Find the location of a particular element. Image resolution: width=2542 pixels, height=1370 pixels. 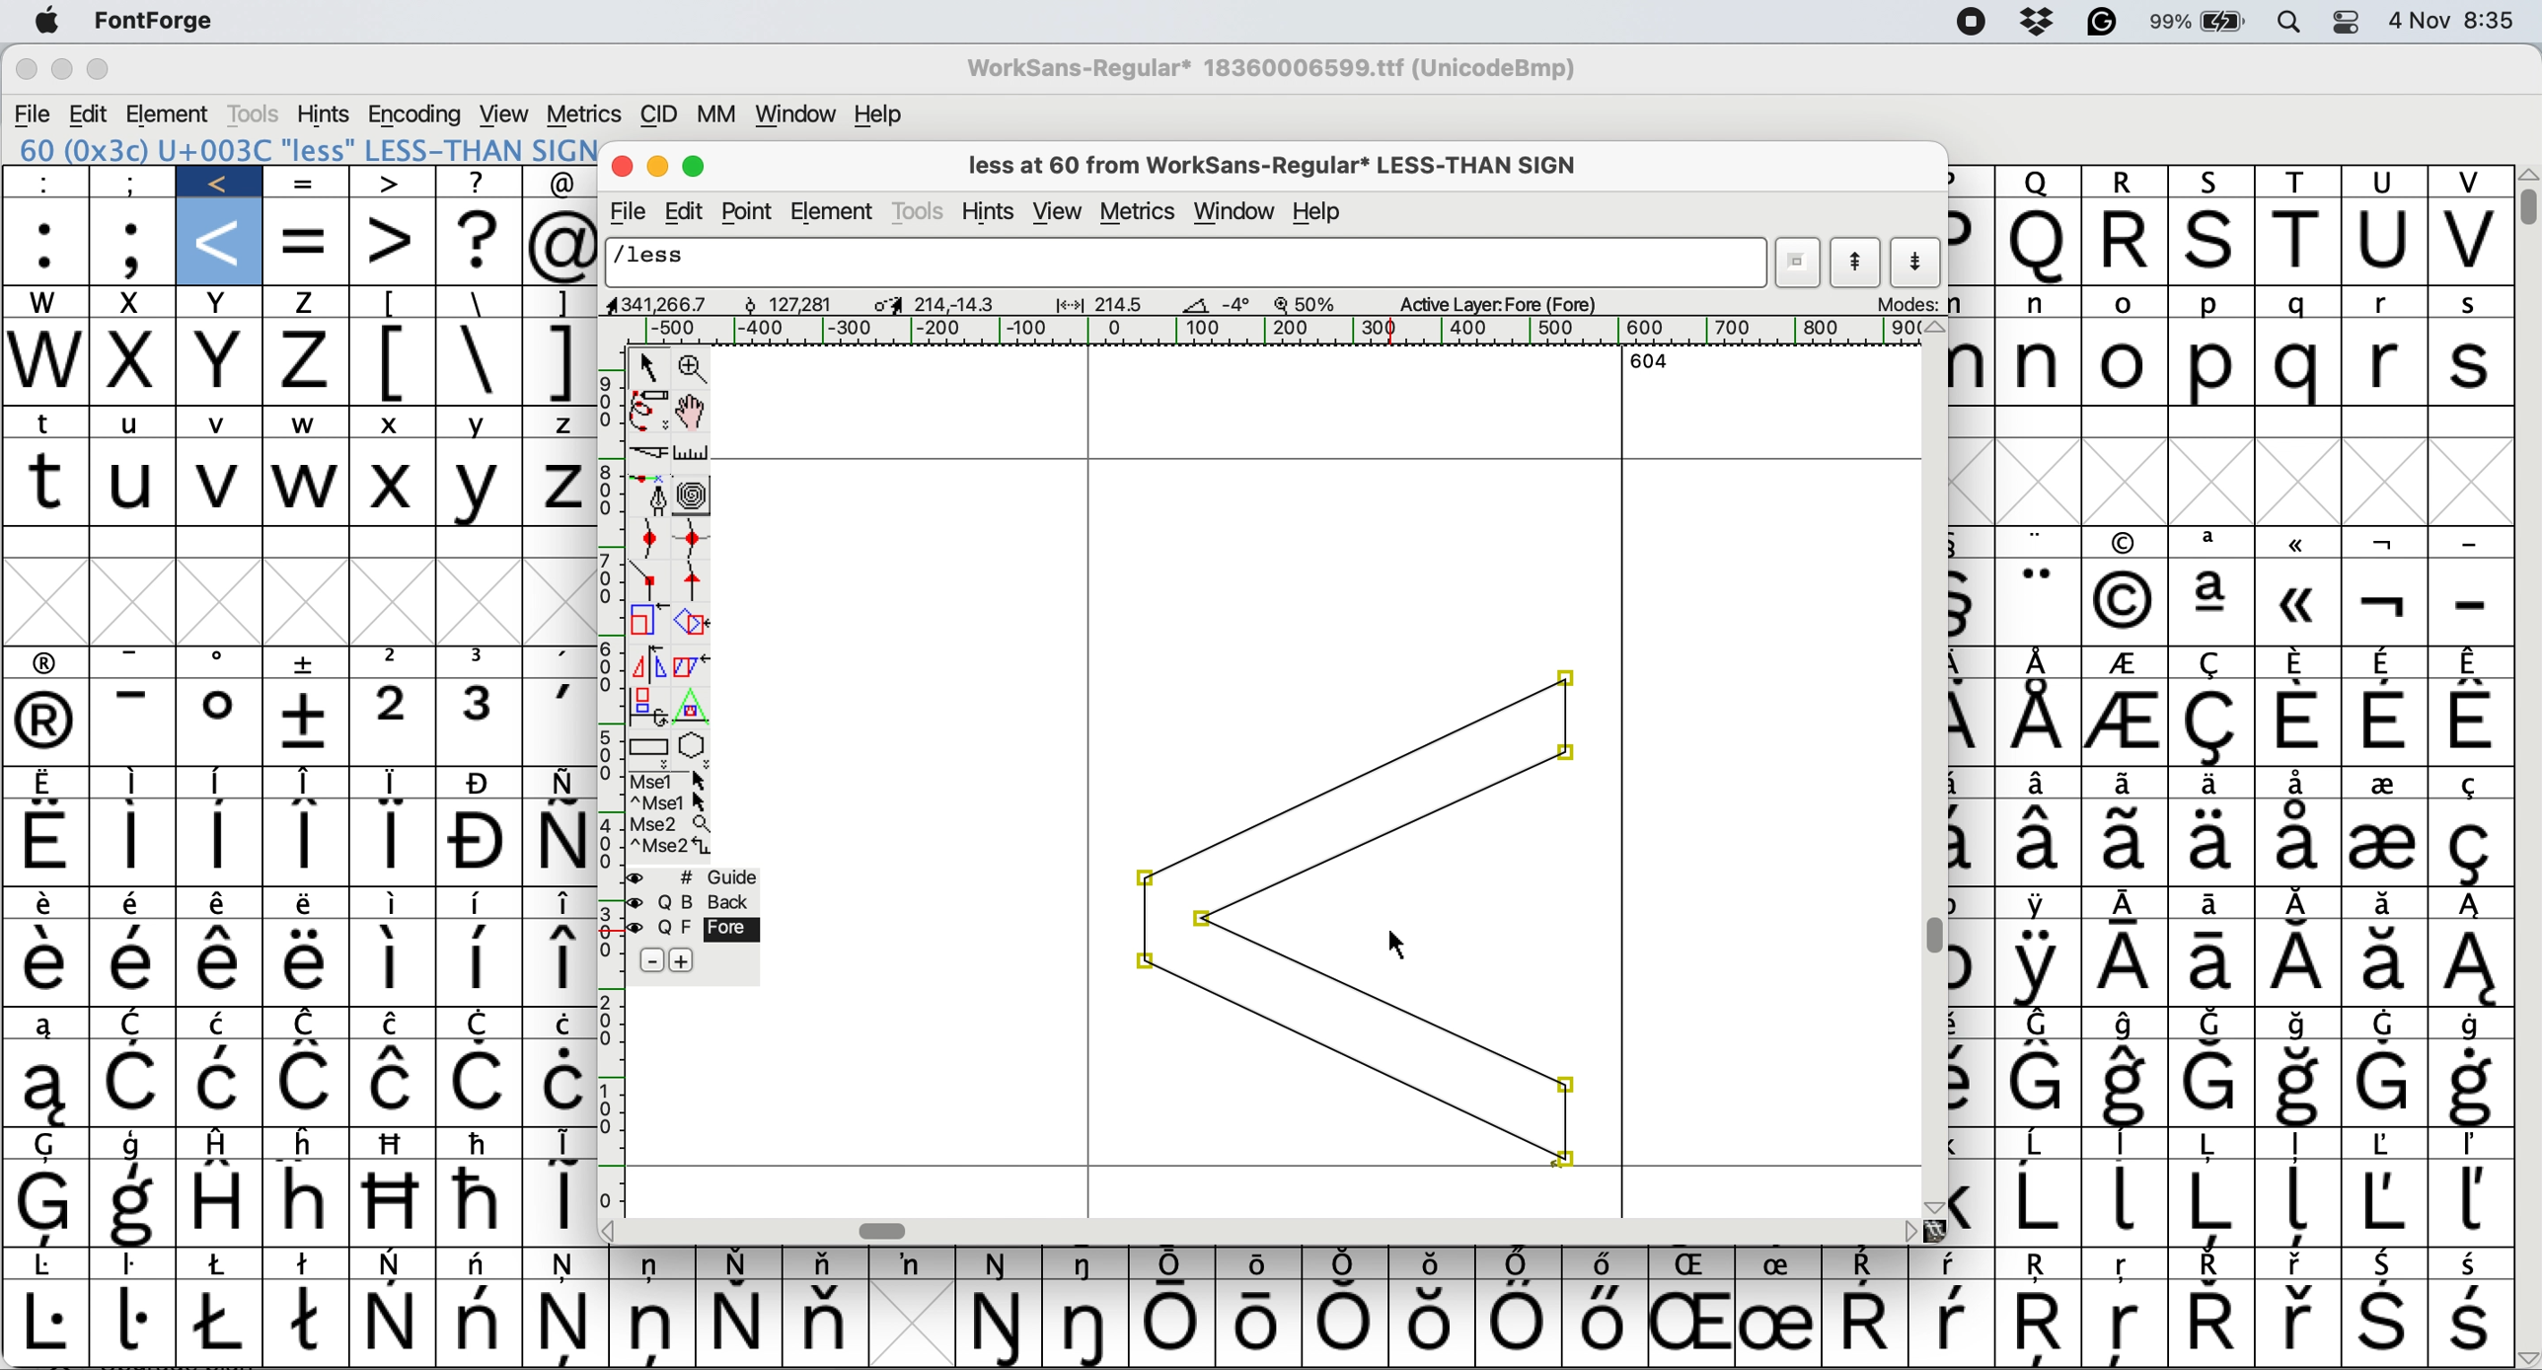

Symbol is located at coordinates (569, 1324).